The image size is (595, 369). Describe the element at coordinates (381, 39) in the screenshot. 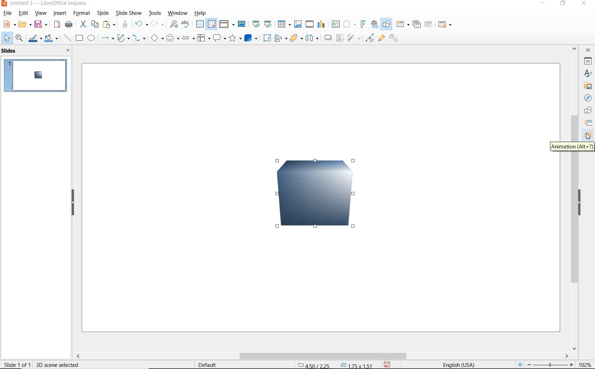

I see `show gluepoint functions` at that location.